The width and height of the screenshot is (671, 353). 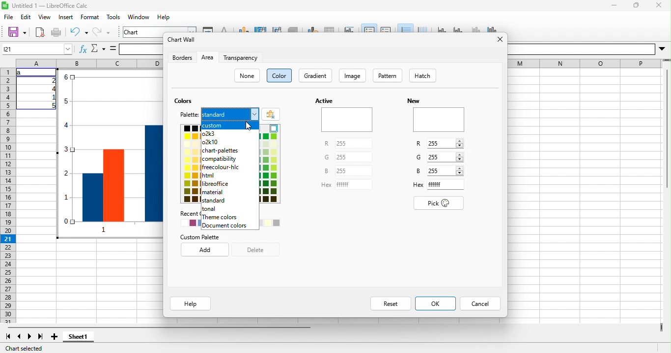 I want to click on data table, so click(x=330, y=29).